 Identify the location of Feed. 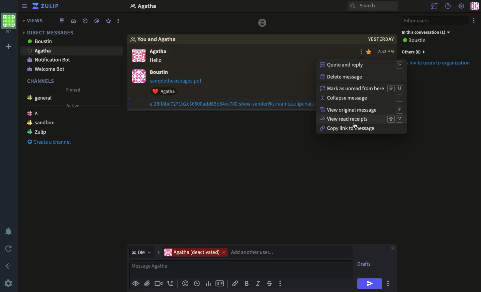
(63, 20).